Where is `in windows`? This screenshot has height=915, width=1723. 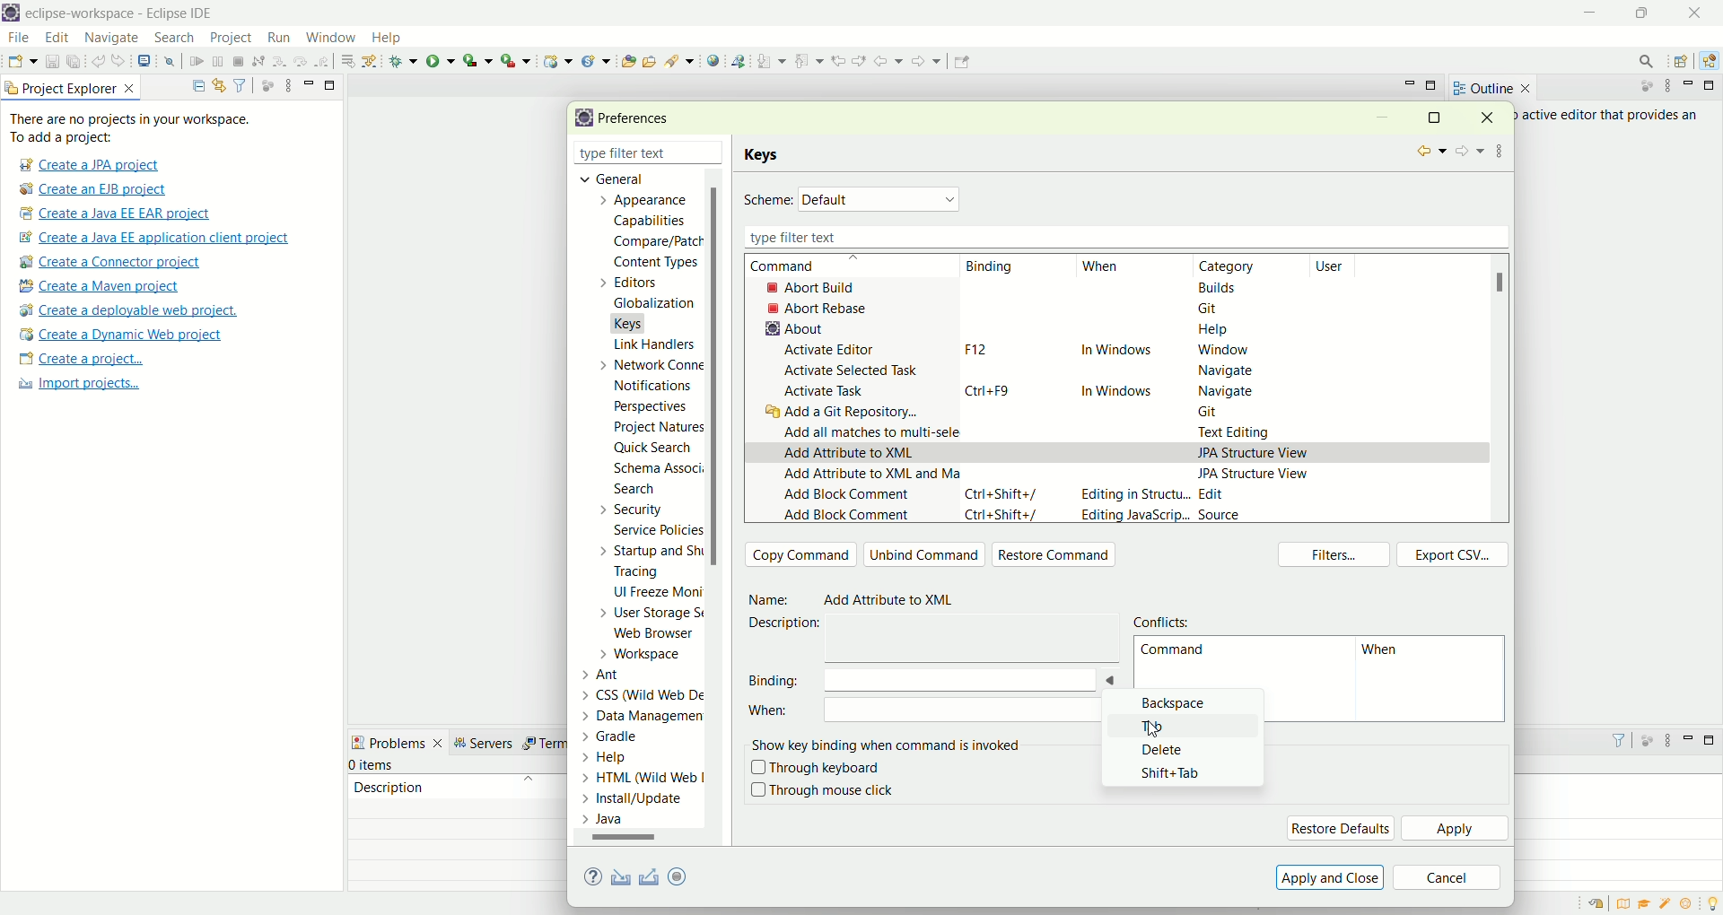 in windows is located at coordinates (1116, 353).